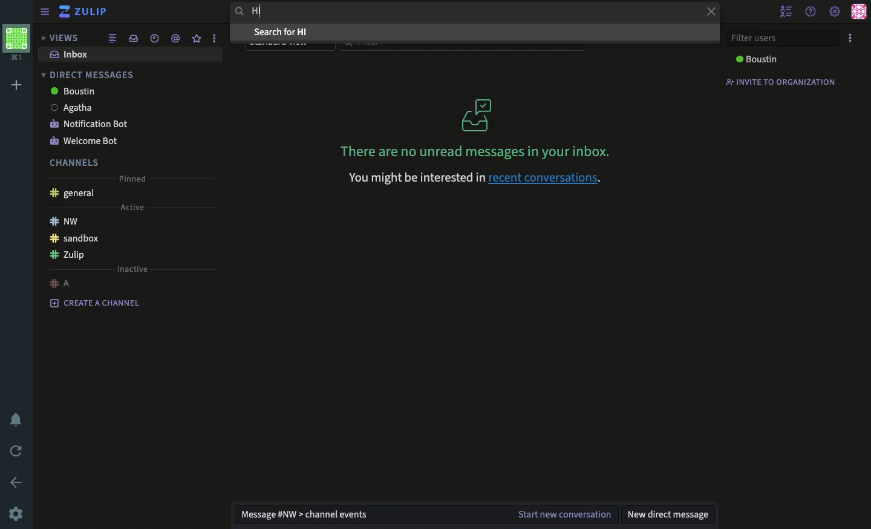  What do you see at coordinates (130, 208) in the screenshot?
I see `active` at bounding box center [130, 208].